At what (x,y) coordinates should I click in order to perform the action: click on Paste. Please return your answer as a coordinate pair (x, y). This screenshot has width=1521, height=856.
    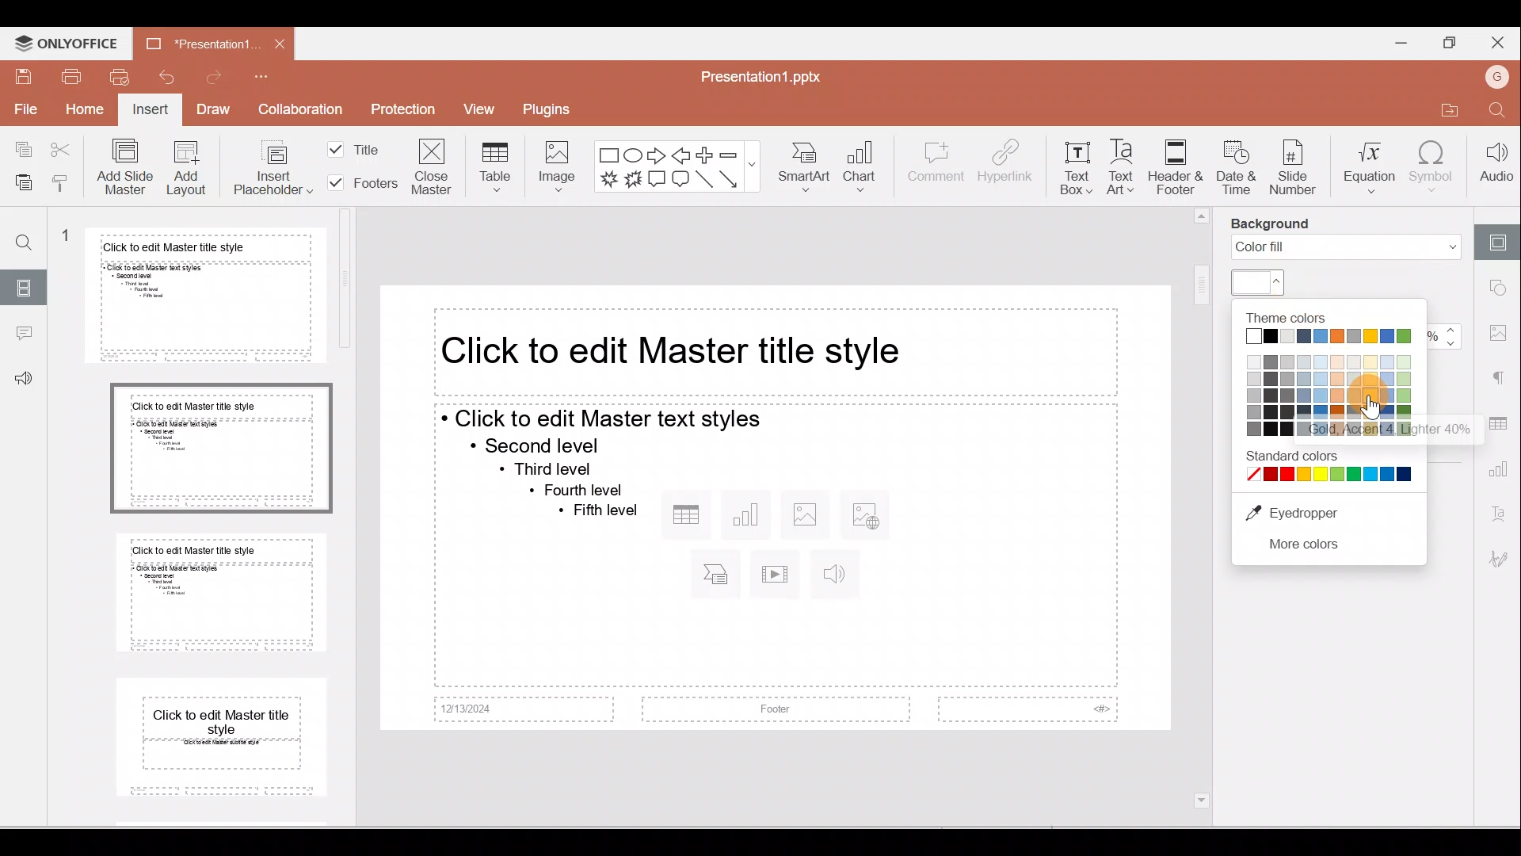
    Looking at the image, I should click on (19, 180).